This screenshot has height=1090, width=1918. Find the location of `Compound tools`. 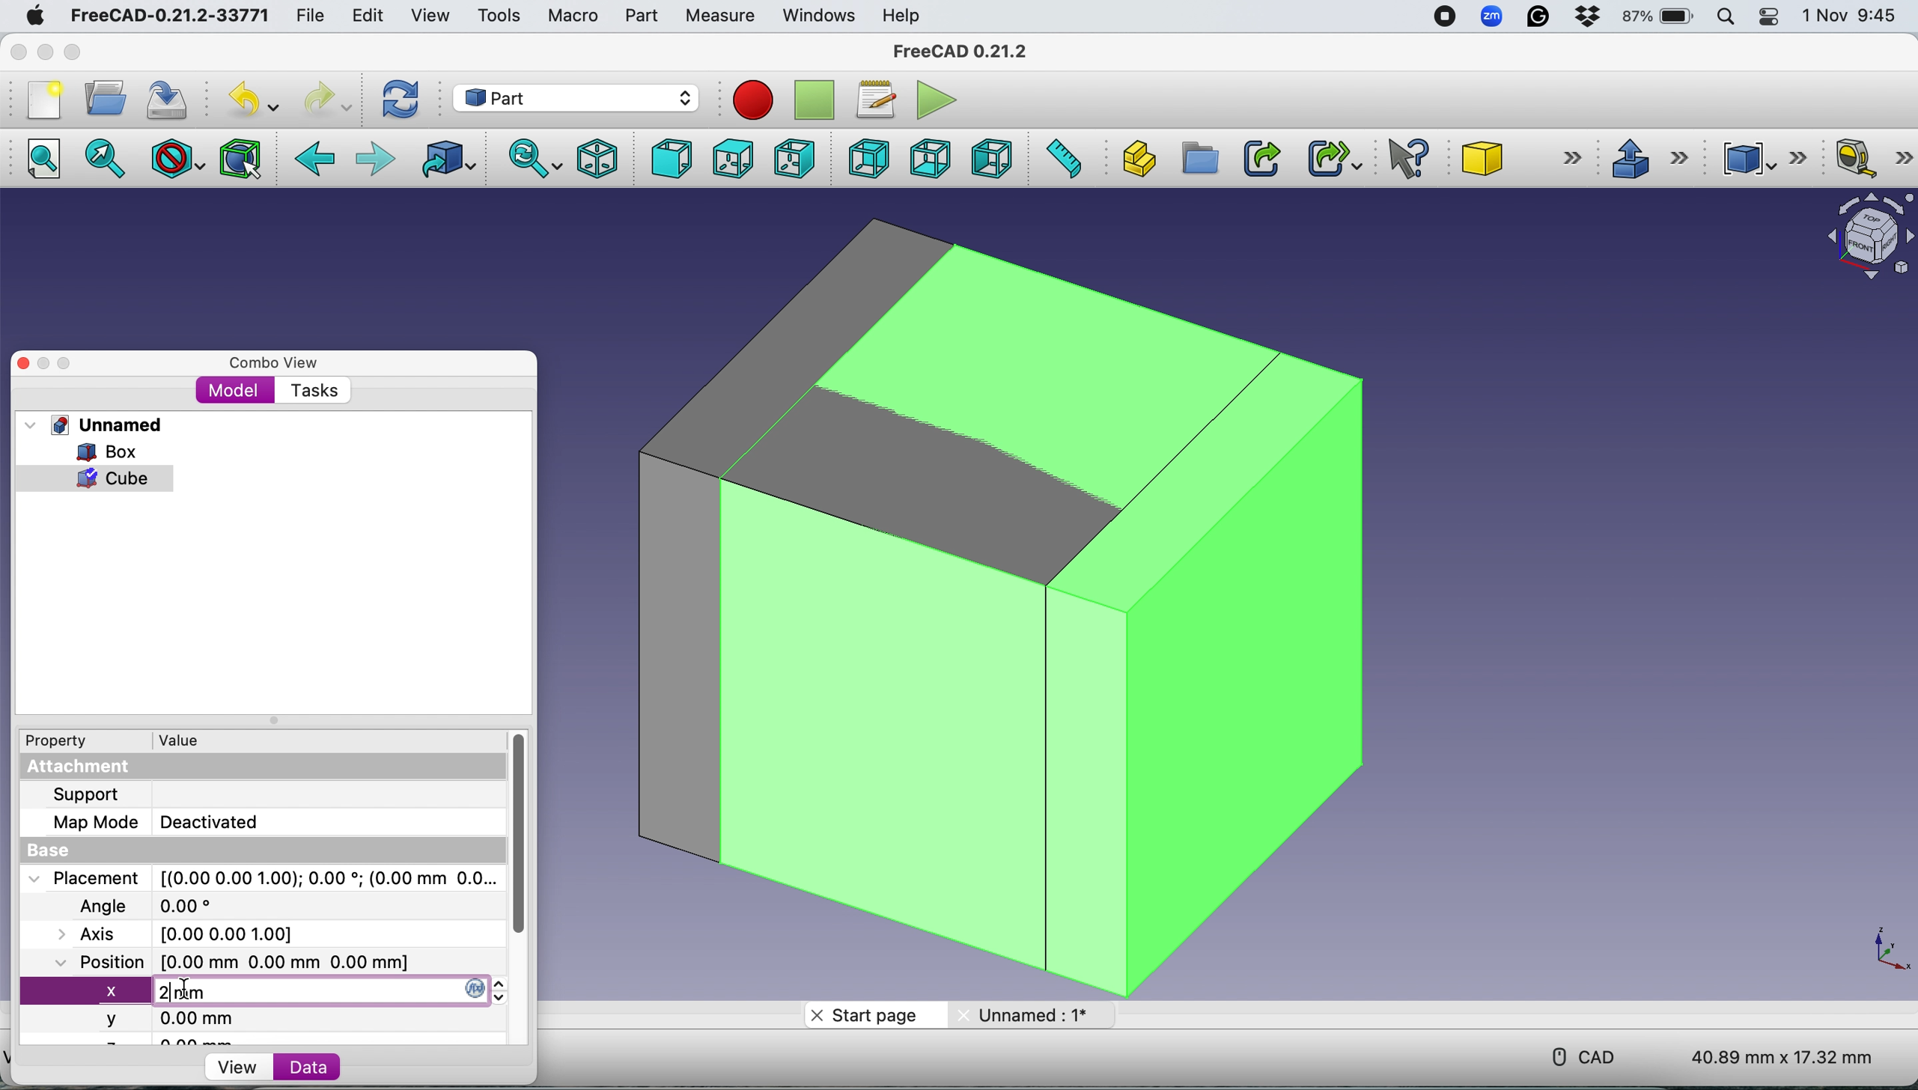

Compound tools is located at coordinates (1759, 158).